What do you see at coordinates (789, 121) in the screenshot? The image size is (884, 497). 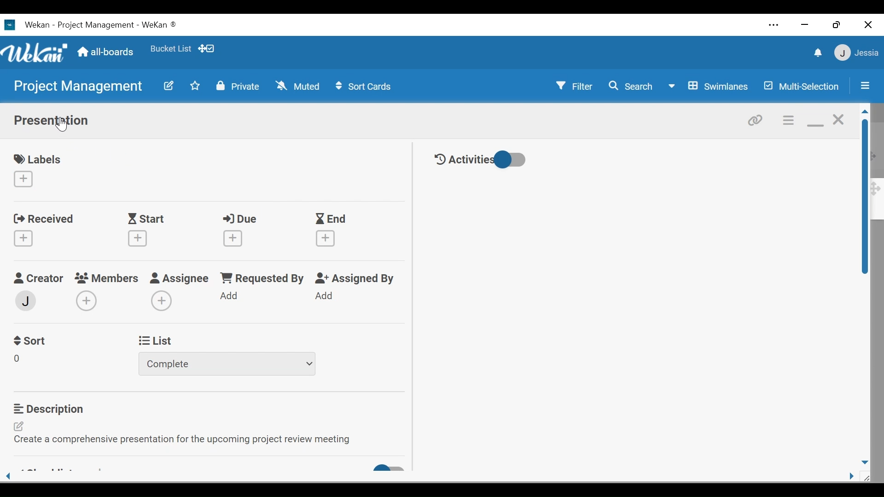 I see `Card actions` at bounding box center [789, 121].